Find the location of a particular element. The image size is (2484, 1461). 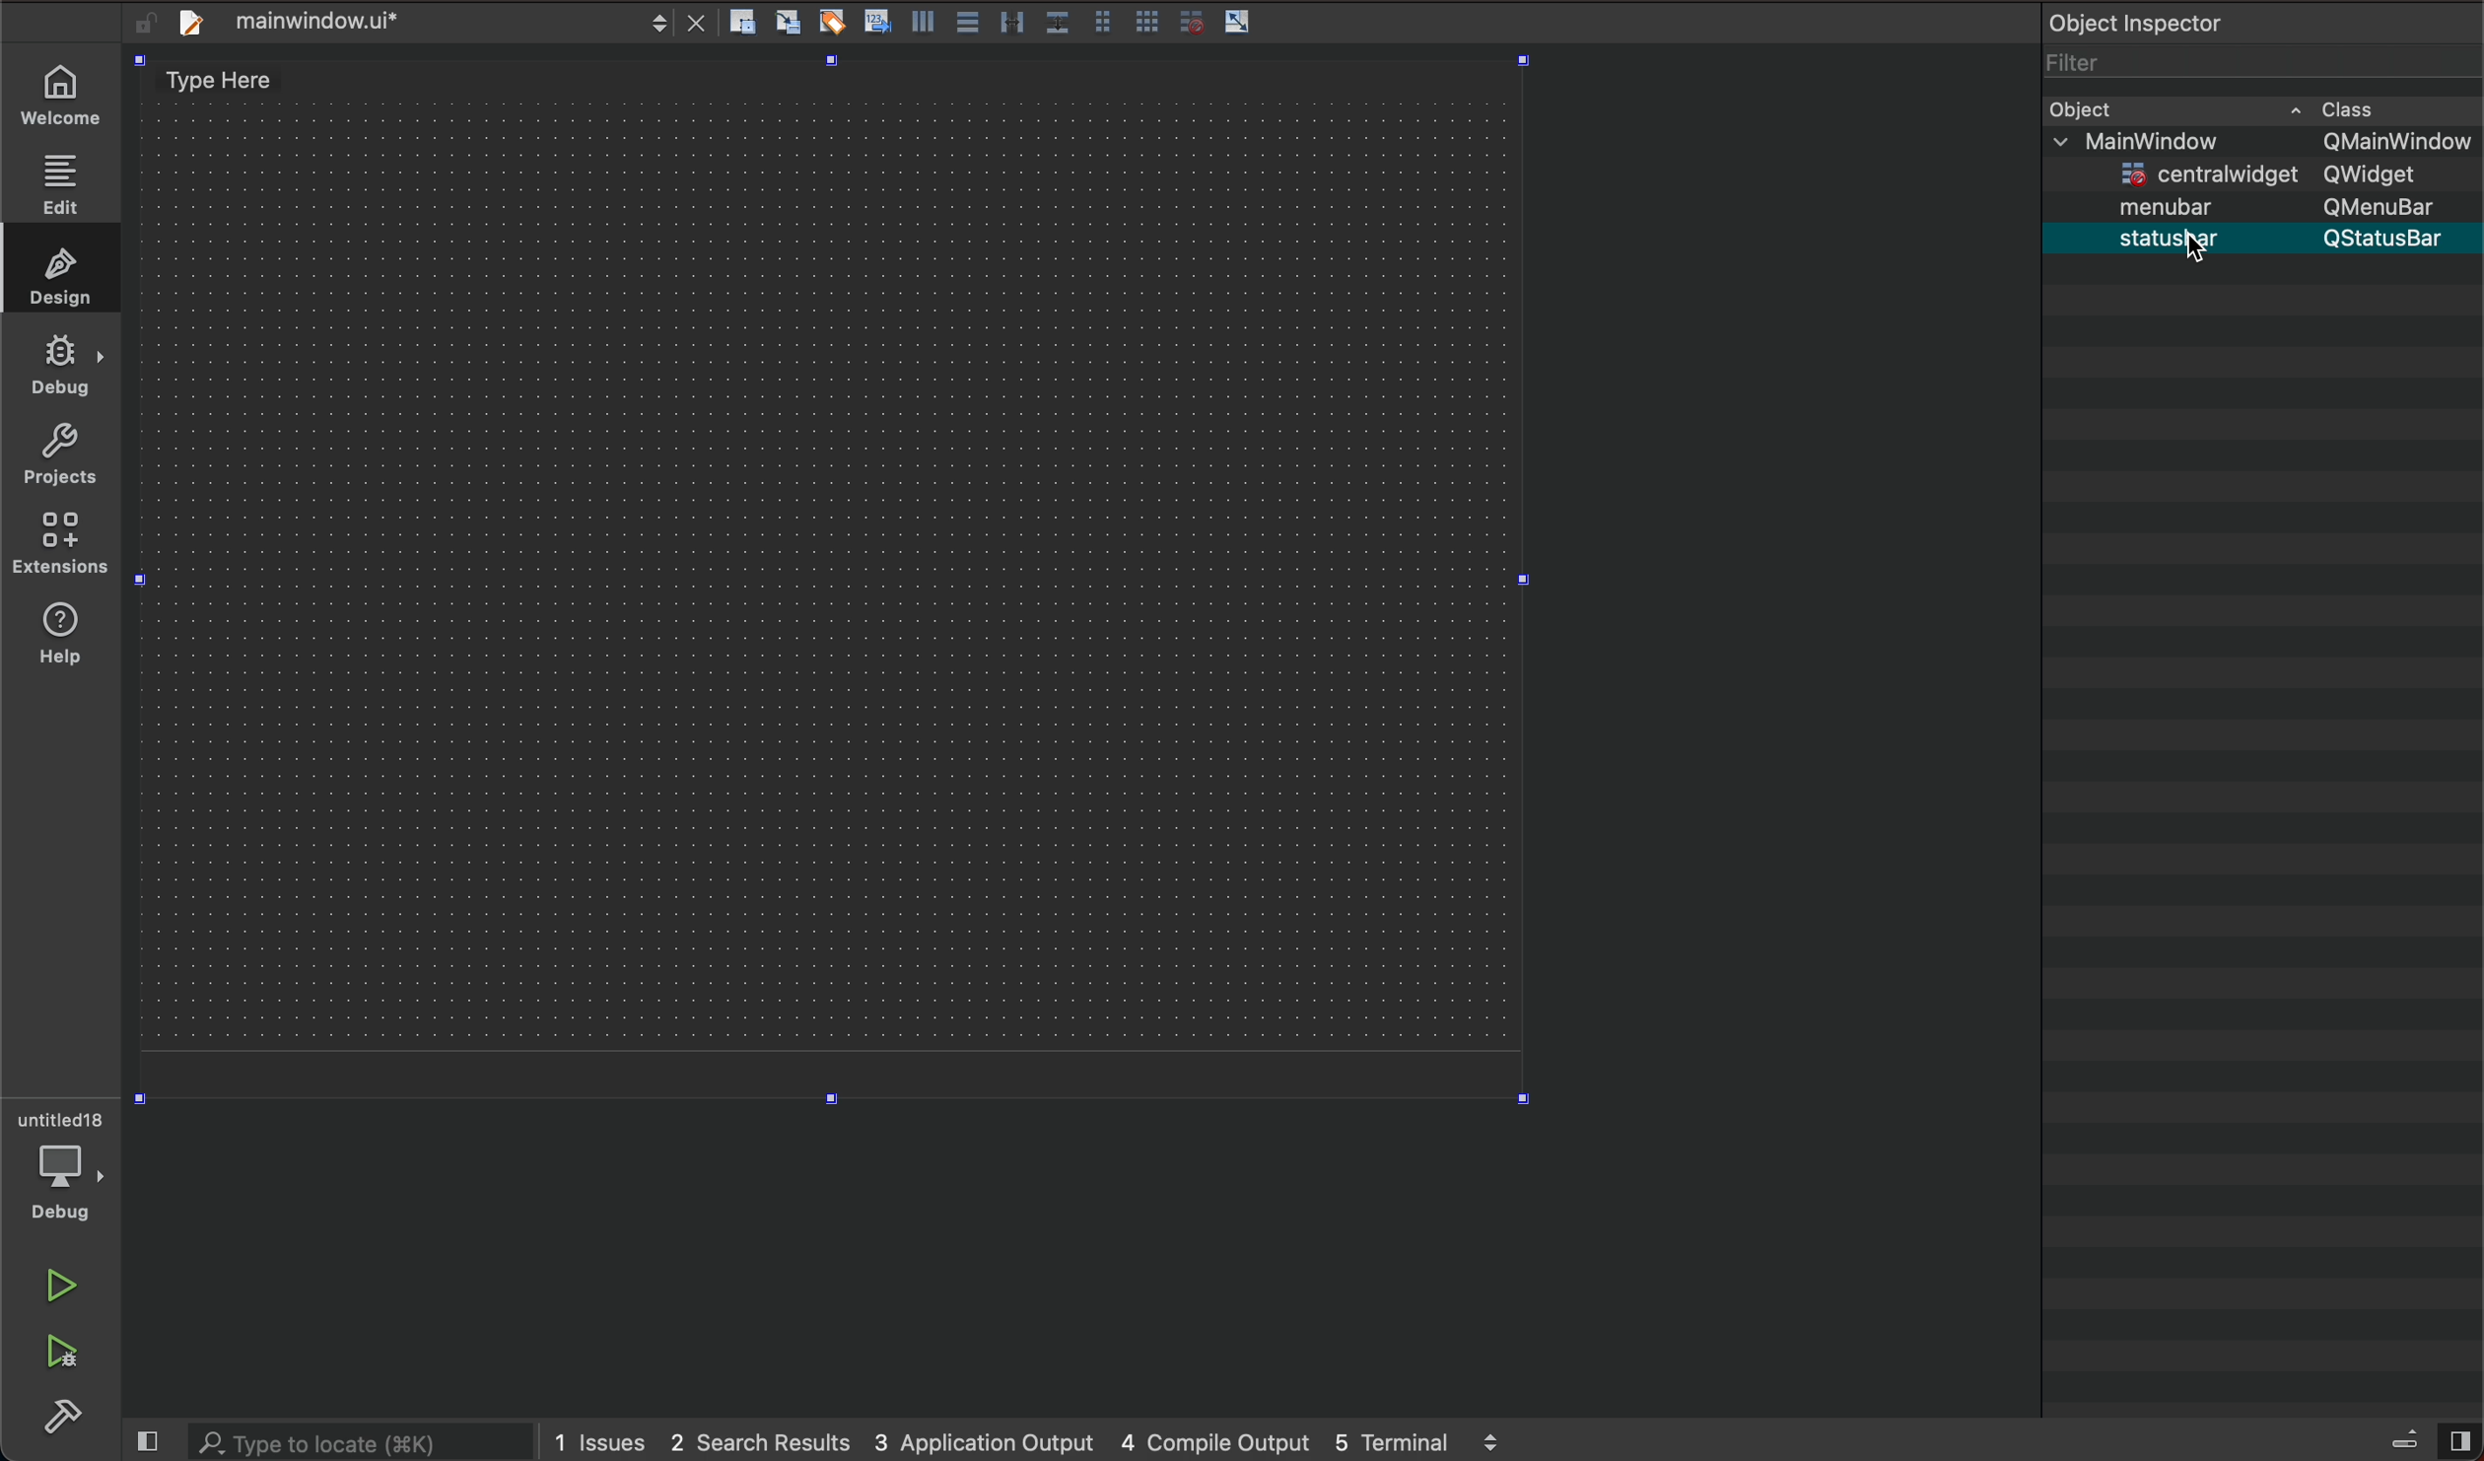

menubar Qmenubar is located at coordinates (2281, 208).